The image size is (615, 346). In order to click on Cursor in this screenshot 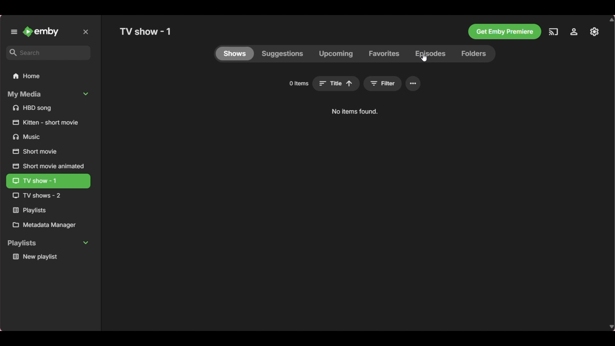, I will do `click(424, 57)`.